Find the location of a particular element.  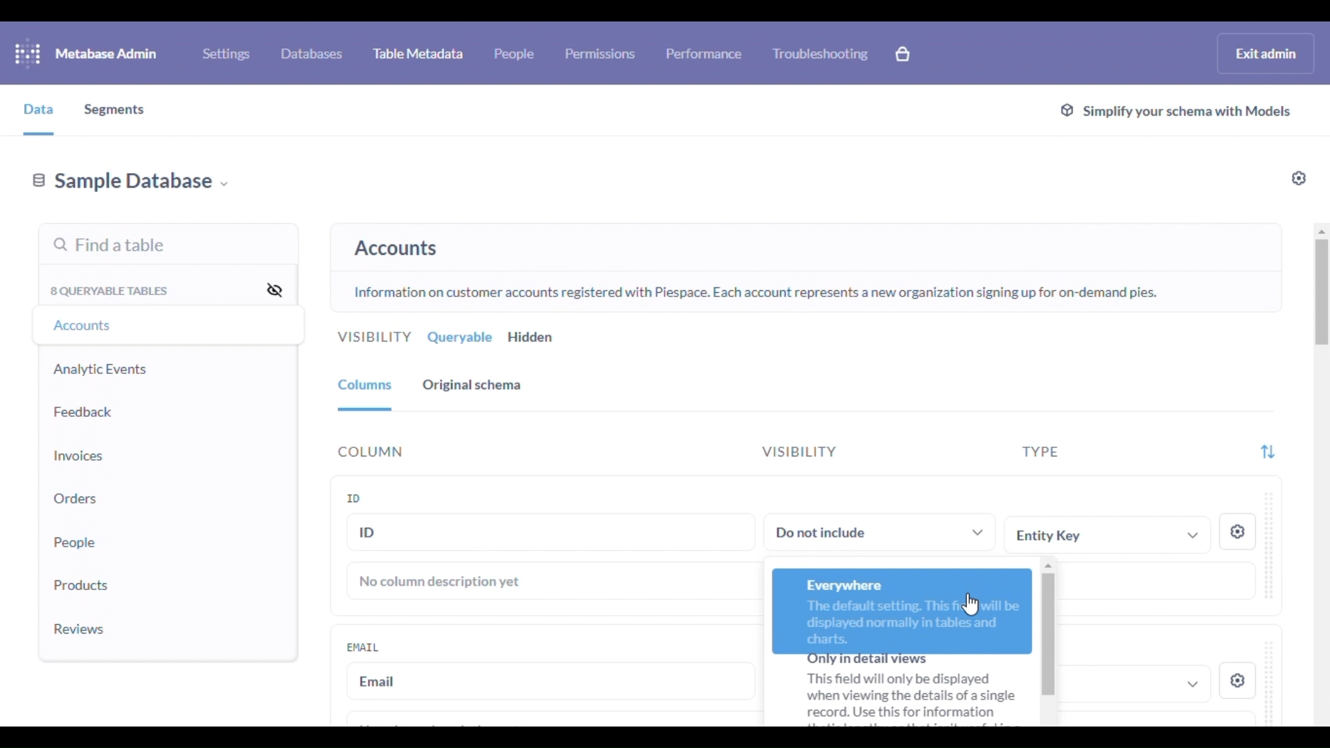

8 queryable tables is located at coordinates (112, 291).